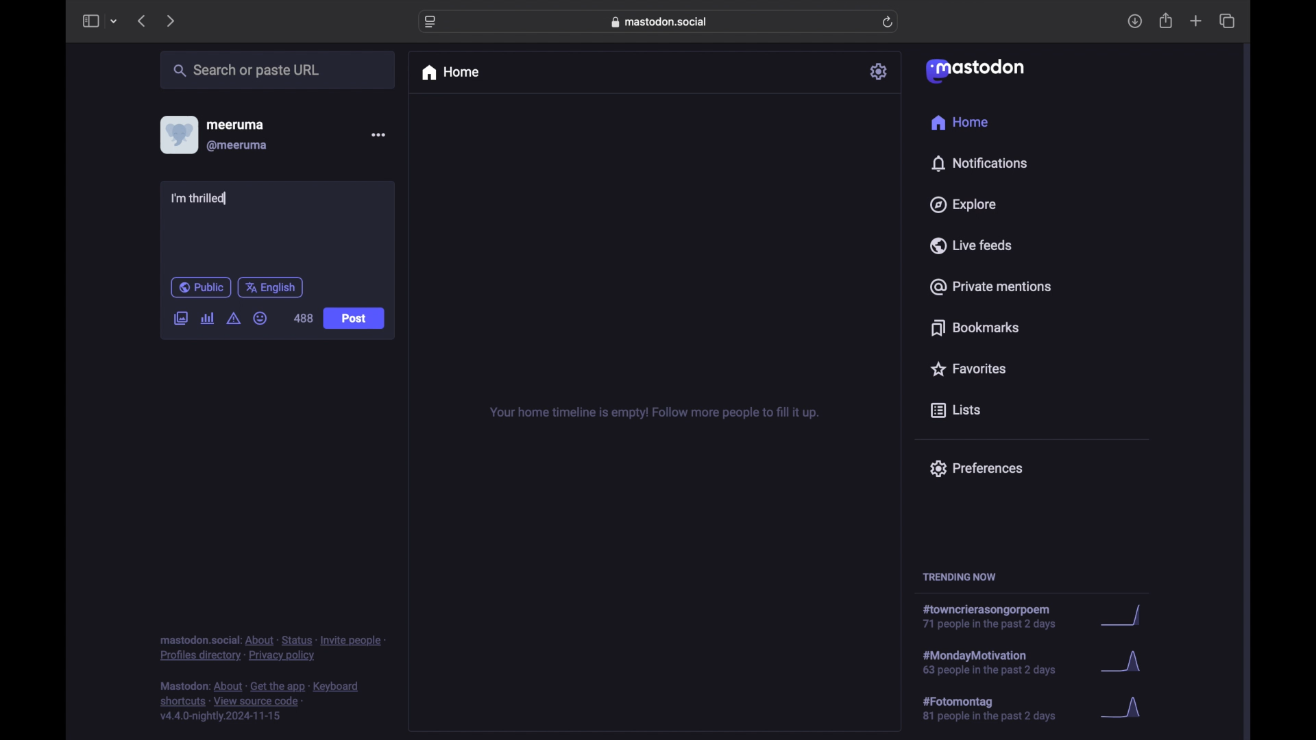 Image resolution: width=1316 pixels, height=740 pixels. Describe the element at coordinates (90, 21) in the screenshot. I see `side bar` at that location.